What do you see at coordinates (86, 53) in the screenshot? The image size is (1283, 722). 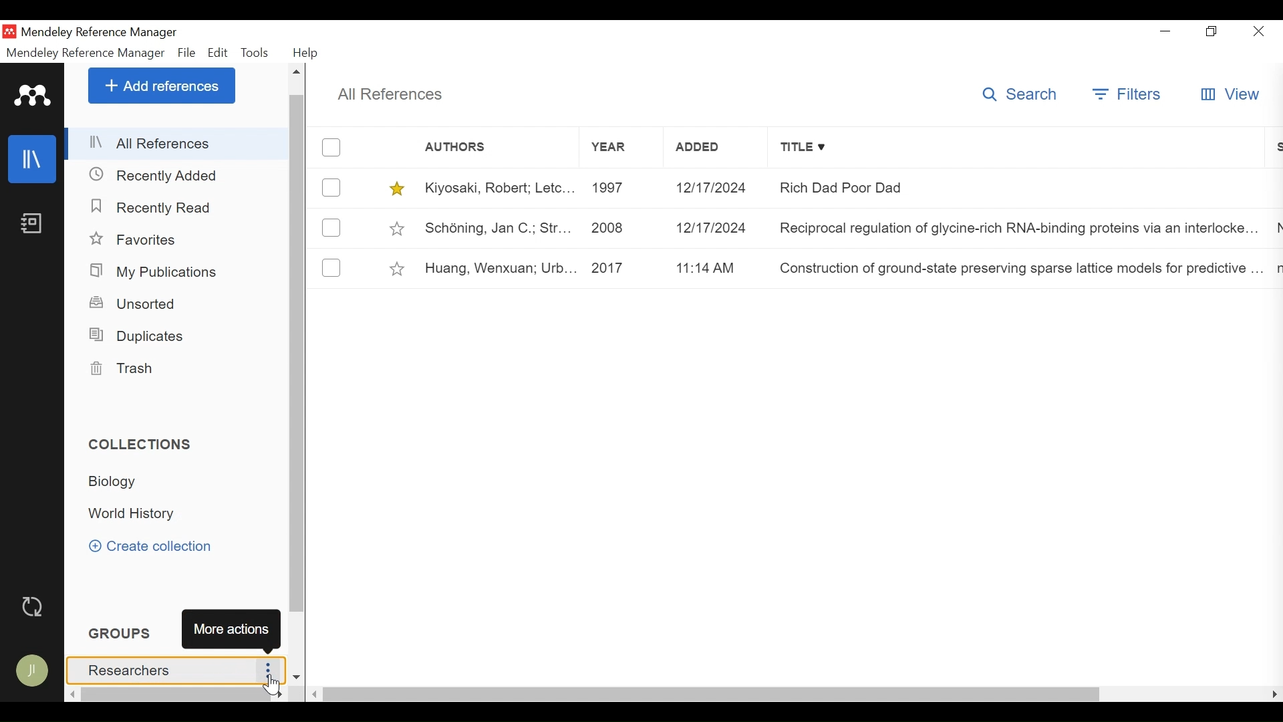 I see `Mendeley Reference Manager` at bounding box center [86, 53].